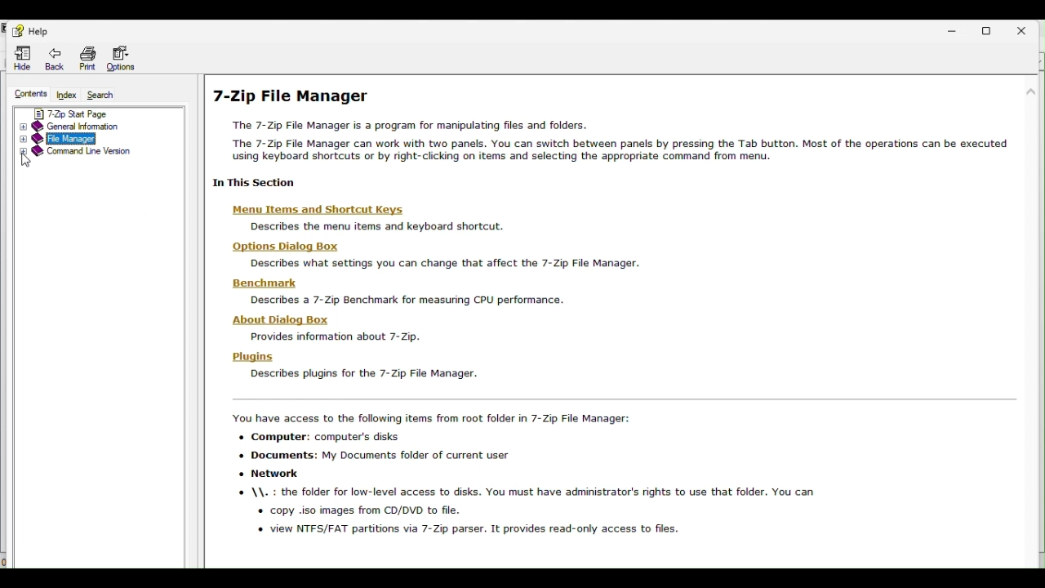 The width and height of the screenshot is (1045, 588). Describe the element at coordinates (406, 301) in the screenshot. I see `Describes a 7-Zip Benchmark for measuring CPU performance.` at that location.